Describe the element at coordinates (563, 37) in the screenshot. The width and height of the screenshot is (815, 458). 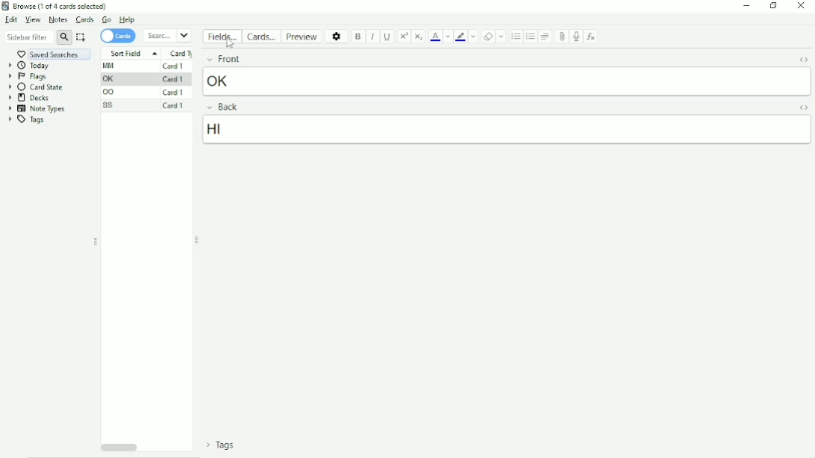
I see `Attach picture/audio/video` at that location.